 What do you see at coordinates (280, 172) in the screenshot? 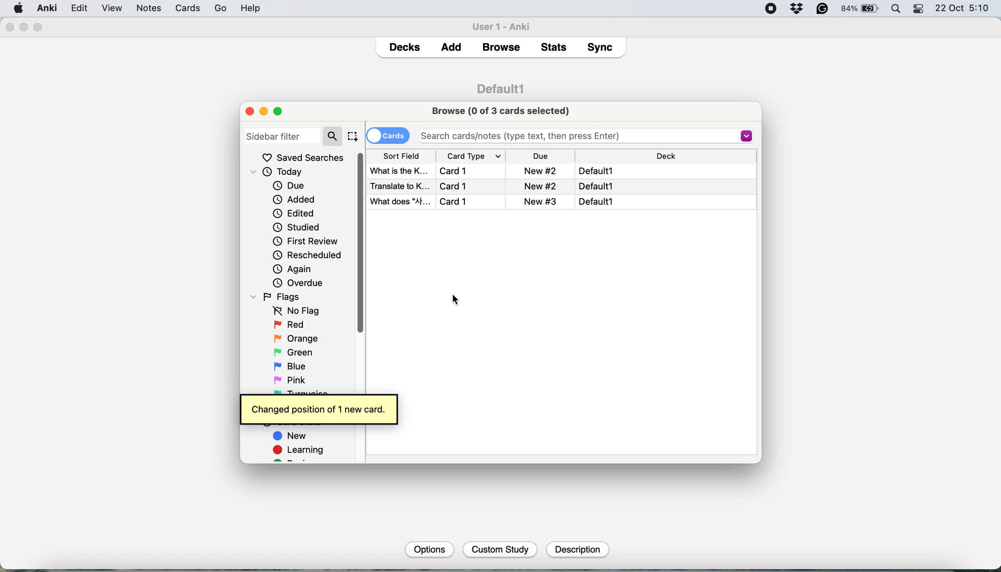
I see `today` at bounding box center [280, 172].